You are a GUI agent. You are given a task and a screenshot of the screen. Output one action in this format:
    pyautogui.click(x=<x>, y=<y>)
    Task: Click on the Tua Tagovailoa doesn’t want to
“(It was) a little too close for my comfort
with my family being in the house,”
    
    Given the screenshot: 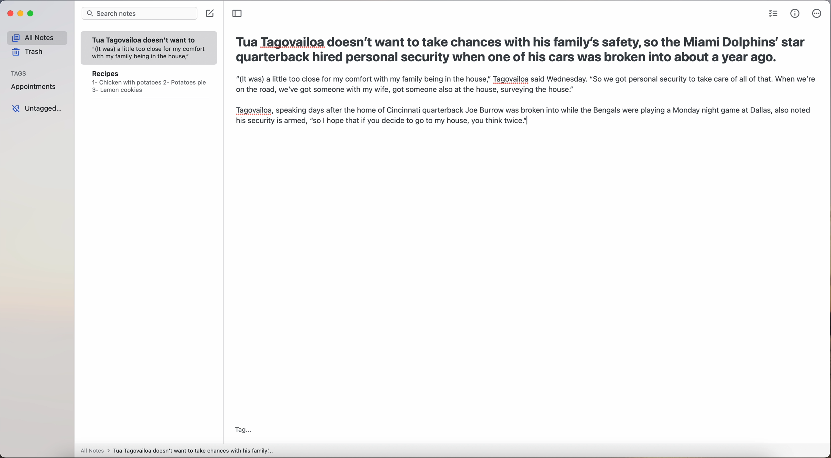 What is the action you would take?
    pyautogui.click(x=149, y=46)
    